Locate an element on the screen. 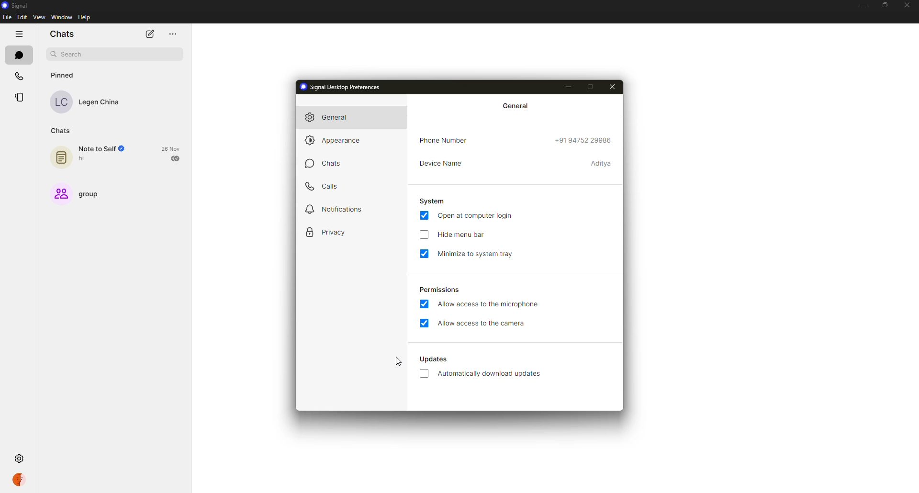 The image size is (919, 493). file is located at coordinates (7, 17).